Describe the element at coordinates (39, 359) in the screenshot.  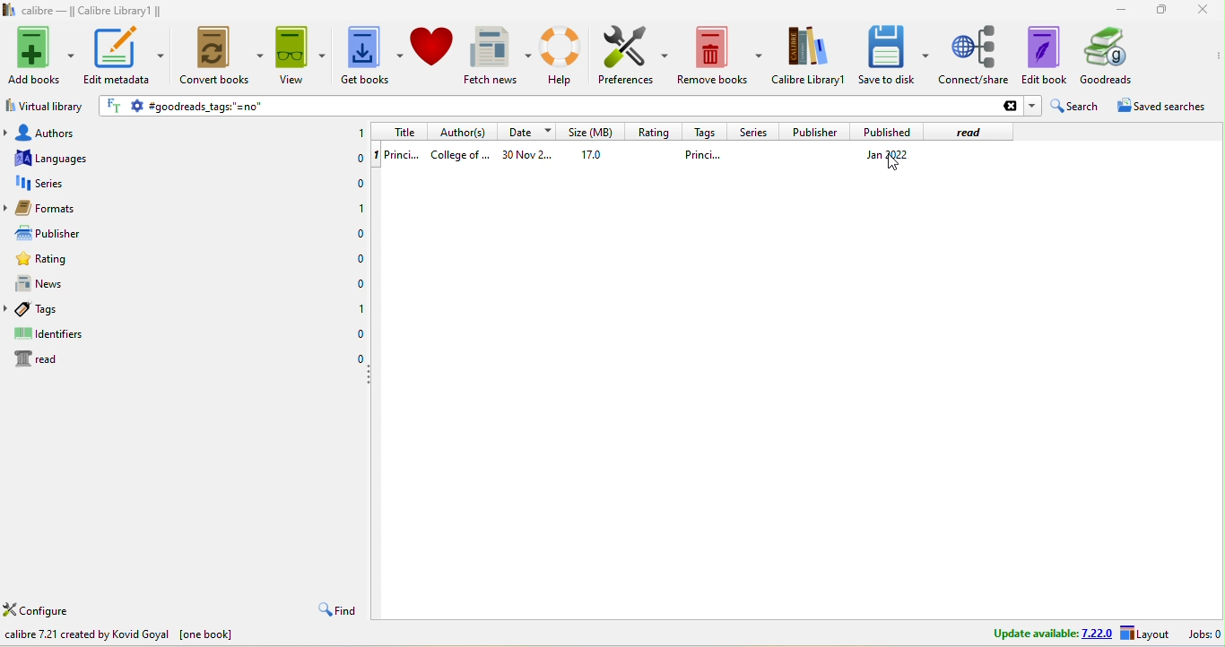
I see `read` at that location.